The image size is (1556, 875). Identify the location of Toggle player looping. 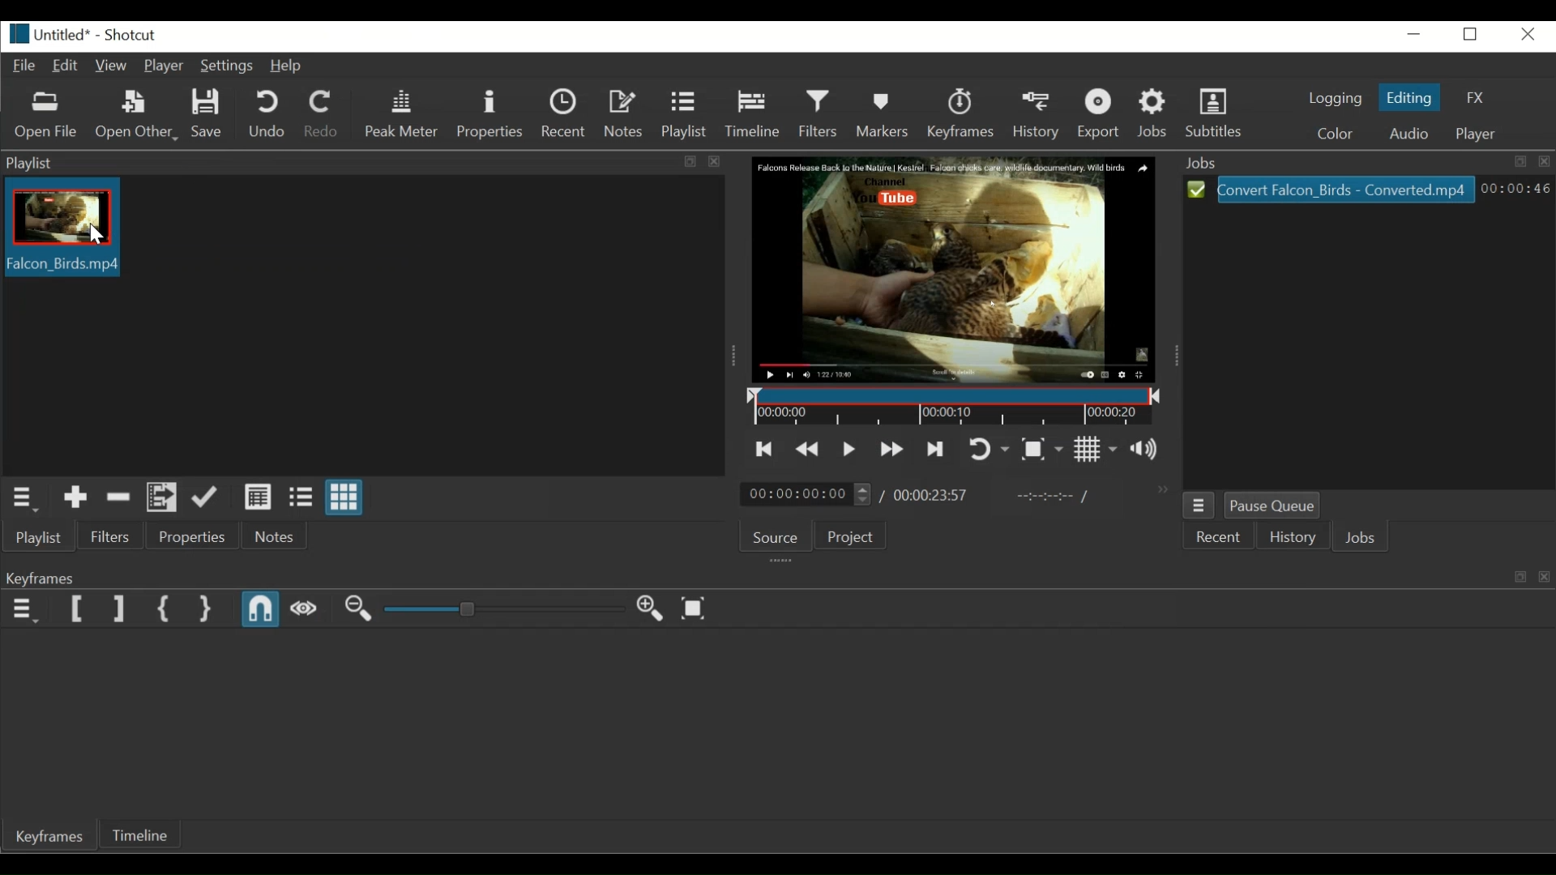
(989, 449).